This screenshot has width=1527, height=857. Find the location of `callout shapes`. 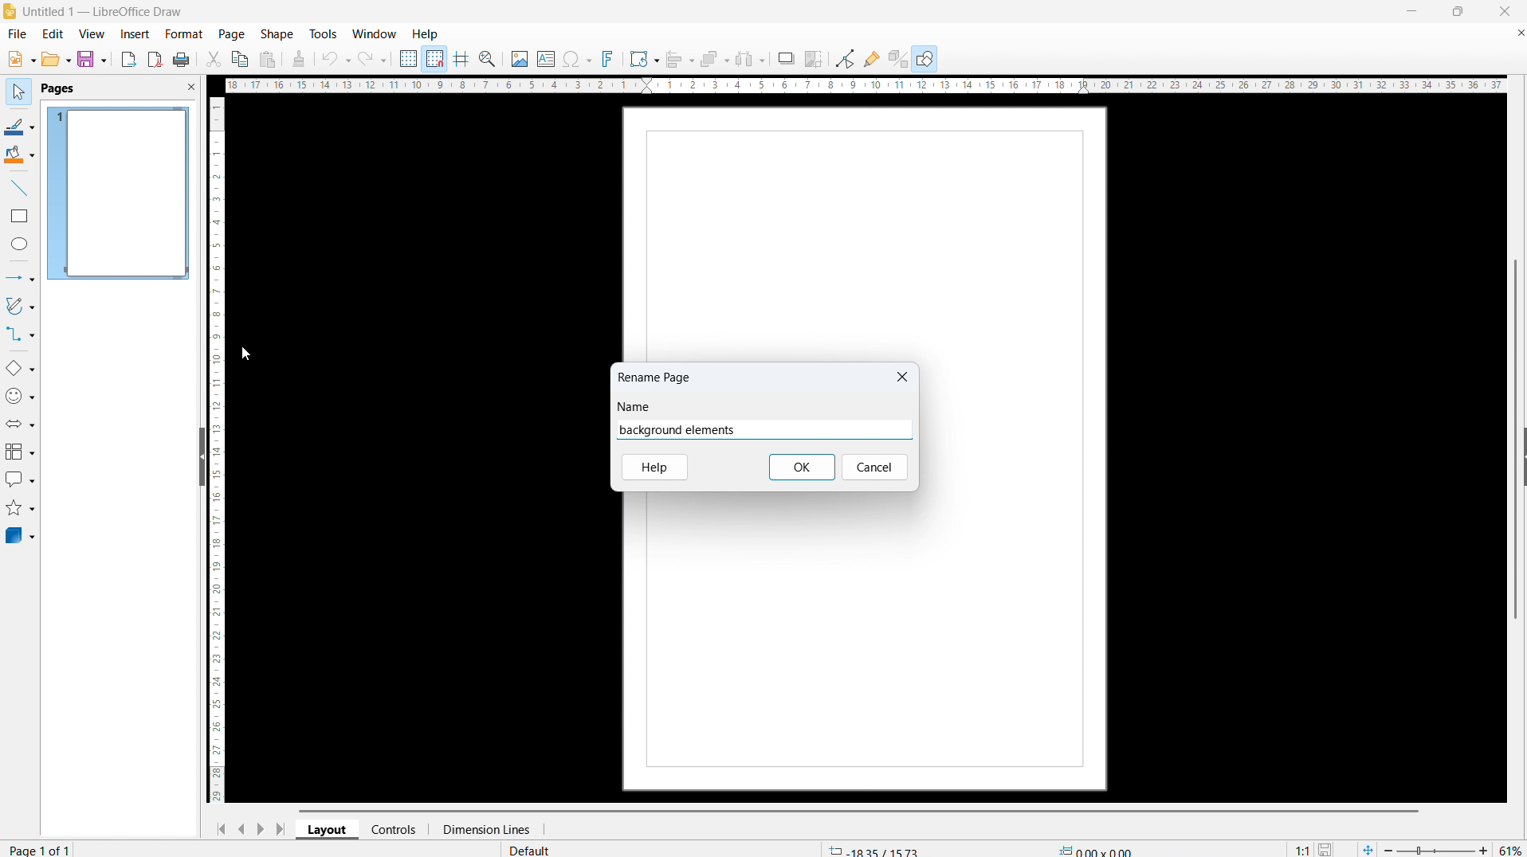

callout shapes is located at coordinates (21, 481).